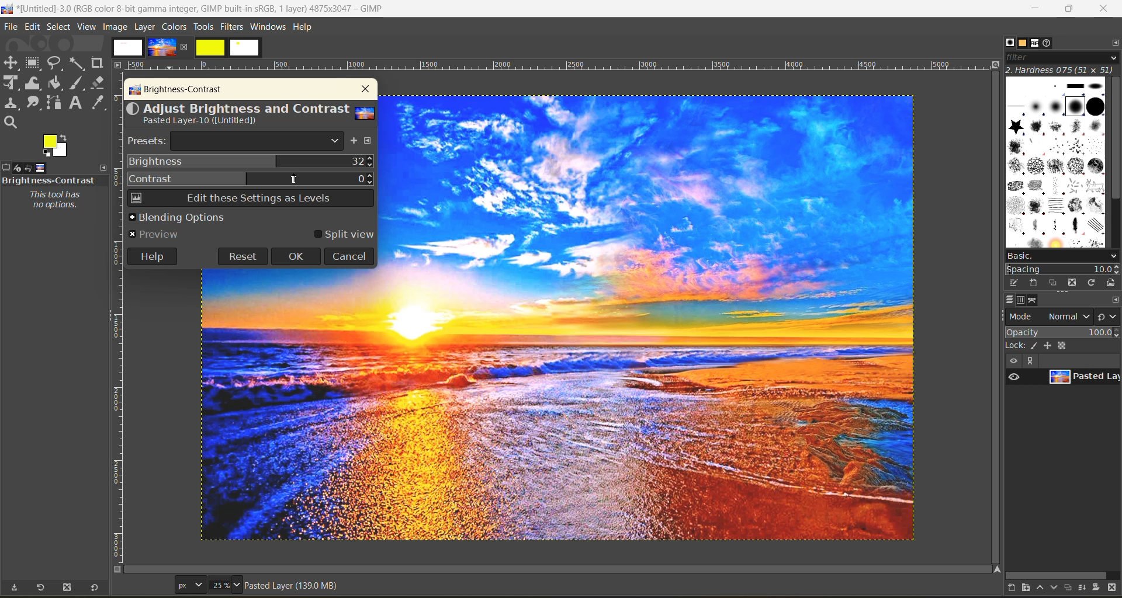 This screenshot has width=1122, height=598. I want to click on opacity, so click(1062, 332).